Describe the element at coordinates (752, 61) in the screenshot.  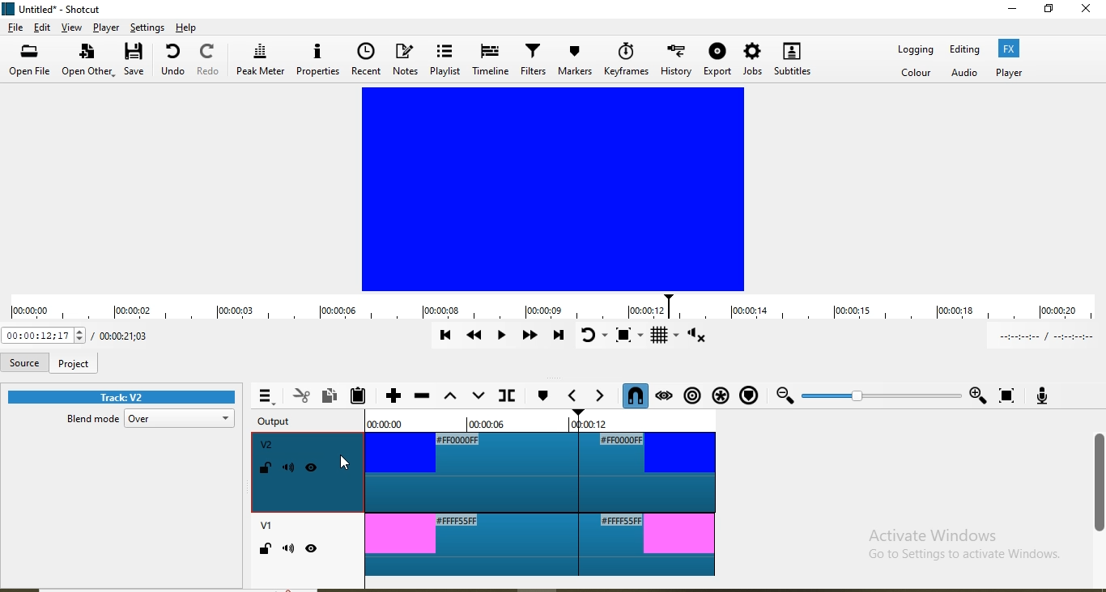
I see `Jobs` at that location.